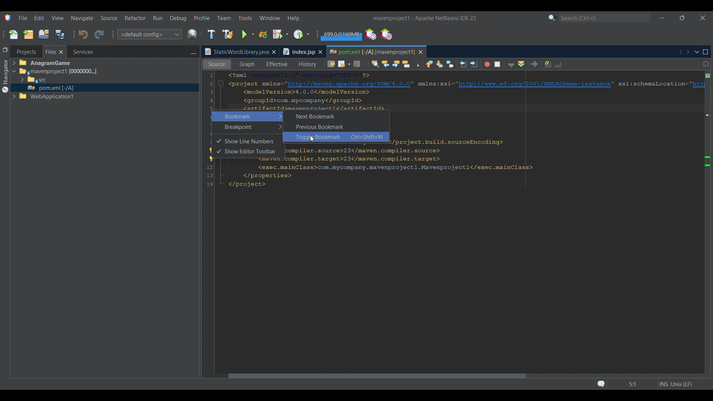 This screenshot has width=713, height=401. I want to click on Close interface, so click(703, 18).